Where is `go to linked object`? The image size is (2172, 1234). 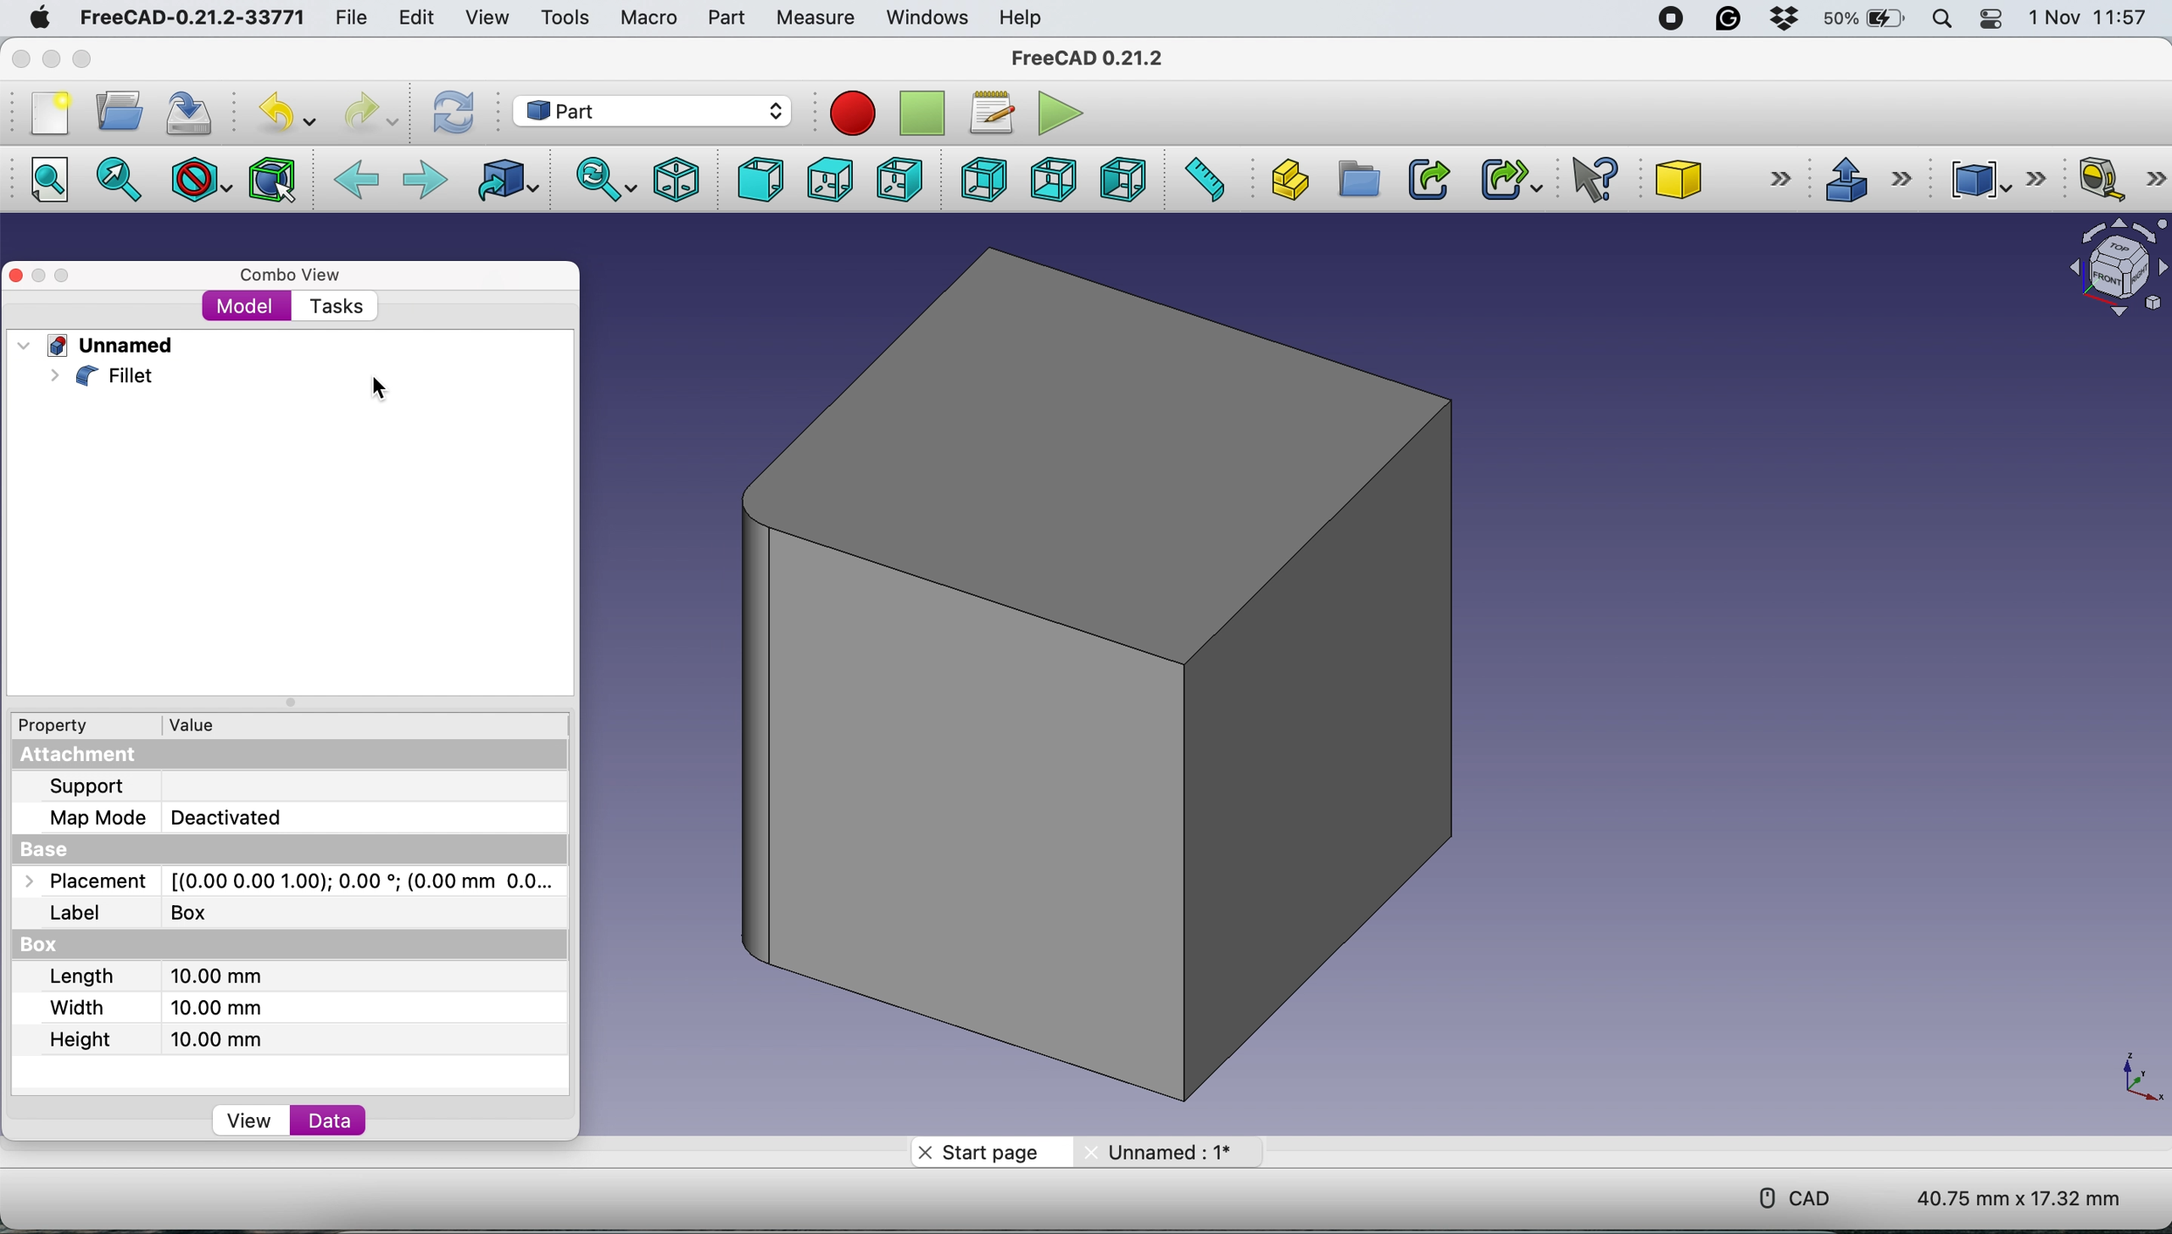 go to linked object is located at coordinates (504, 183).